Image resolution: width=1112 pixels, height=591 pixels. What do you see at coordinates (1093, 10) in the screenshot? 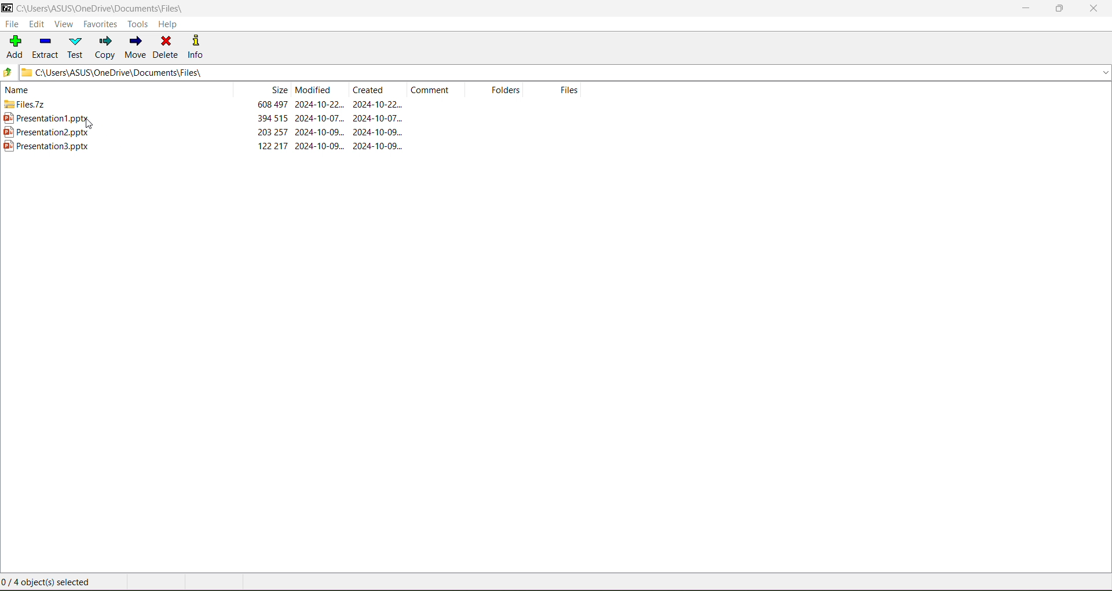
I see `Close` at bounding box center [1093, 10].